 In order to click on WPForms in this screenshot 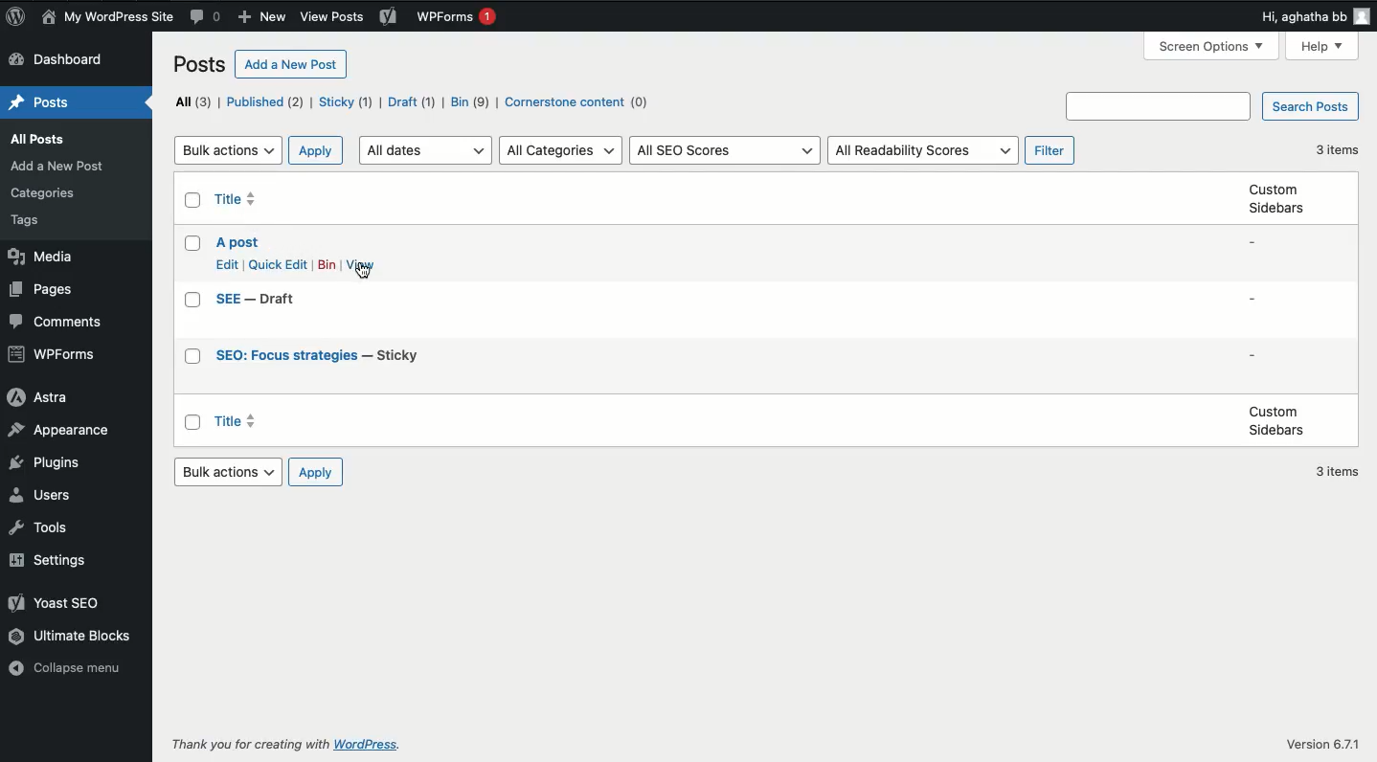, I will do `click(463, 19)`.